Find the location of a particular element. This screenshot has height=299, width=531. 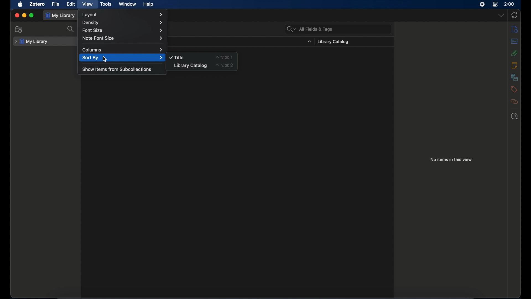

edit is located at coordinates (71, 4).